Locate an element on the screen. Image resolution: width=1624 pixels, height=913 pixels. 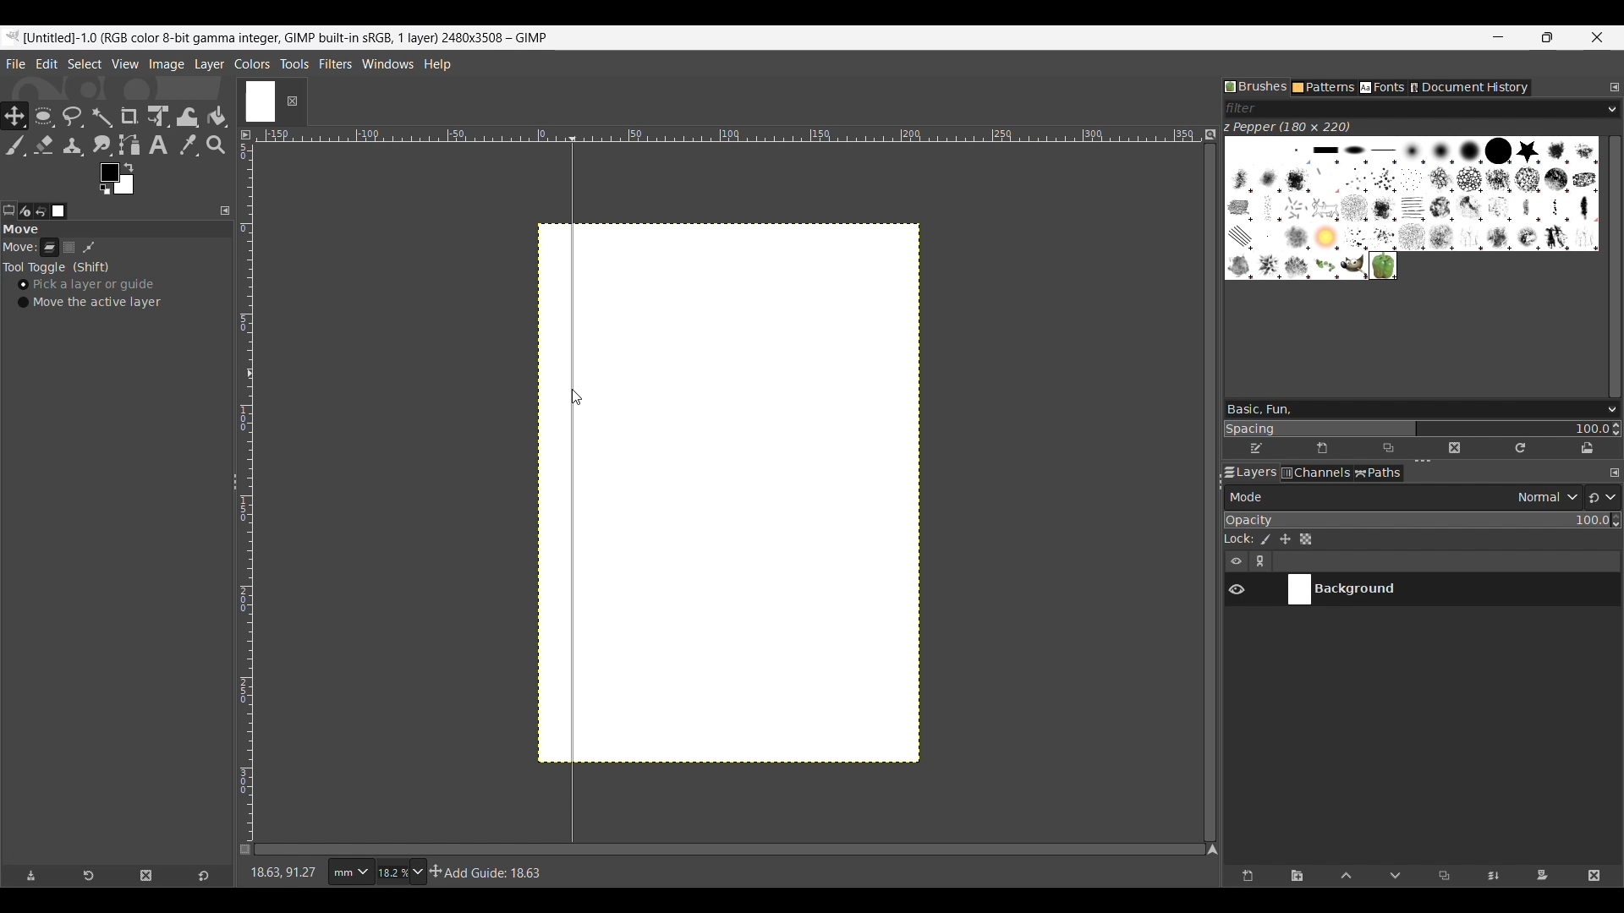
Tool toggle options is located at coordinates (56, 268).